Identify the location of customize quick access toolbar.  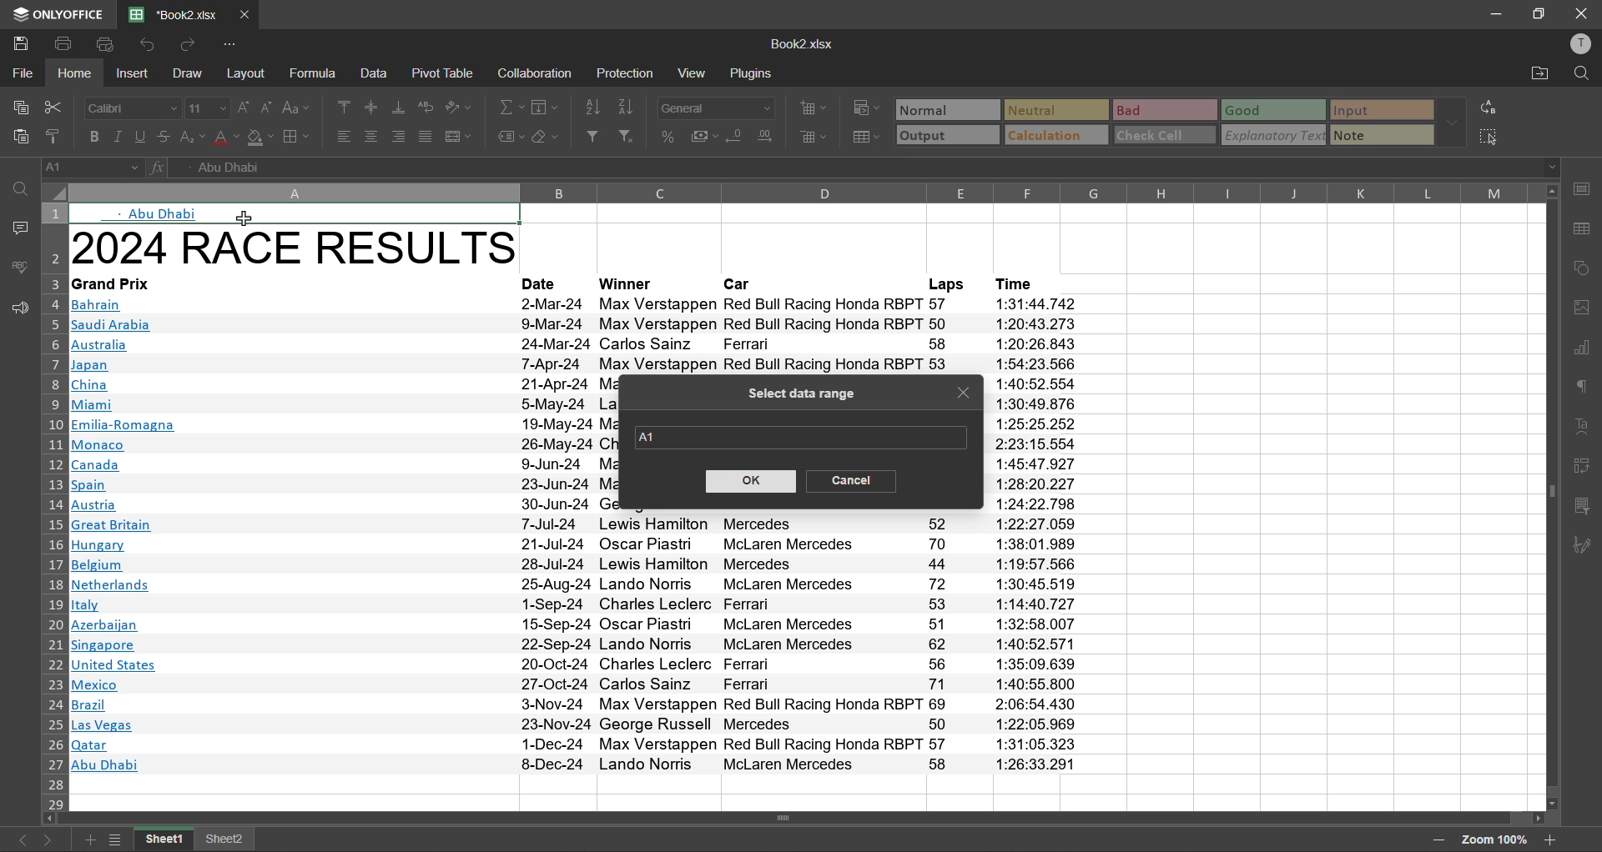
(228, 47).